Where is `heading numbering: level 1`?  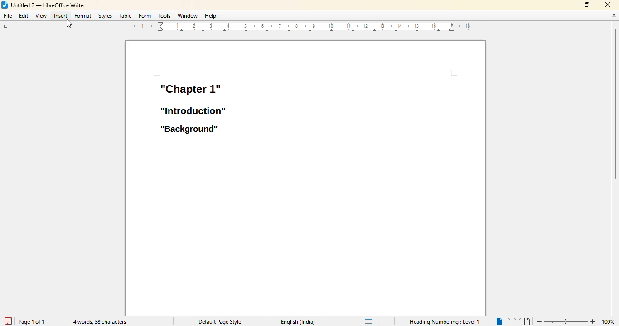 heading numbering: level 1 is located at coordinates (445, 322).